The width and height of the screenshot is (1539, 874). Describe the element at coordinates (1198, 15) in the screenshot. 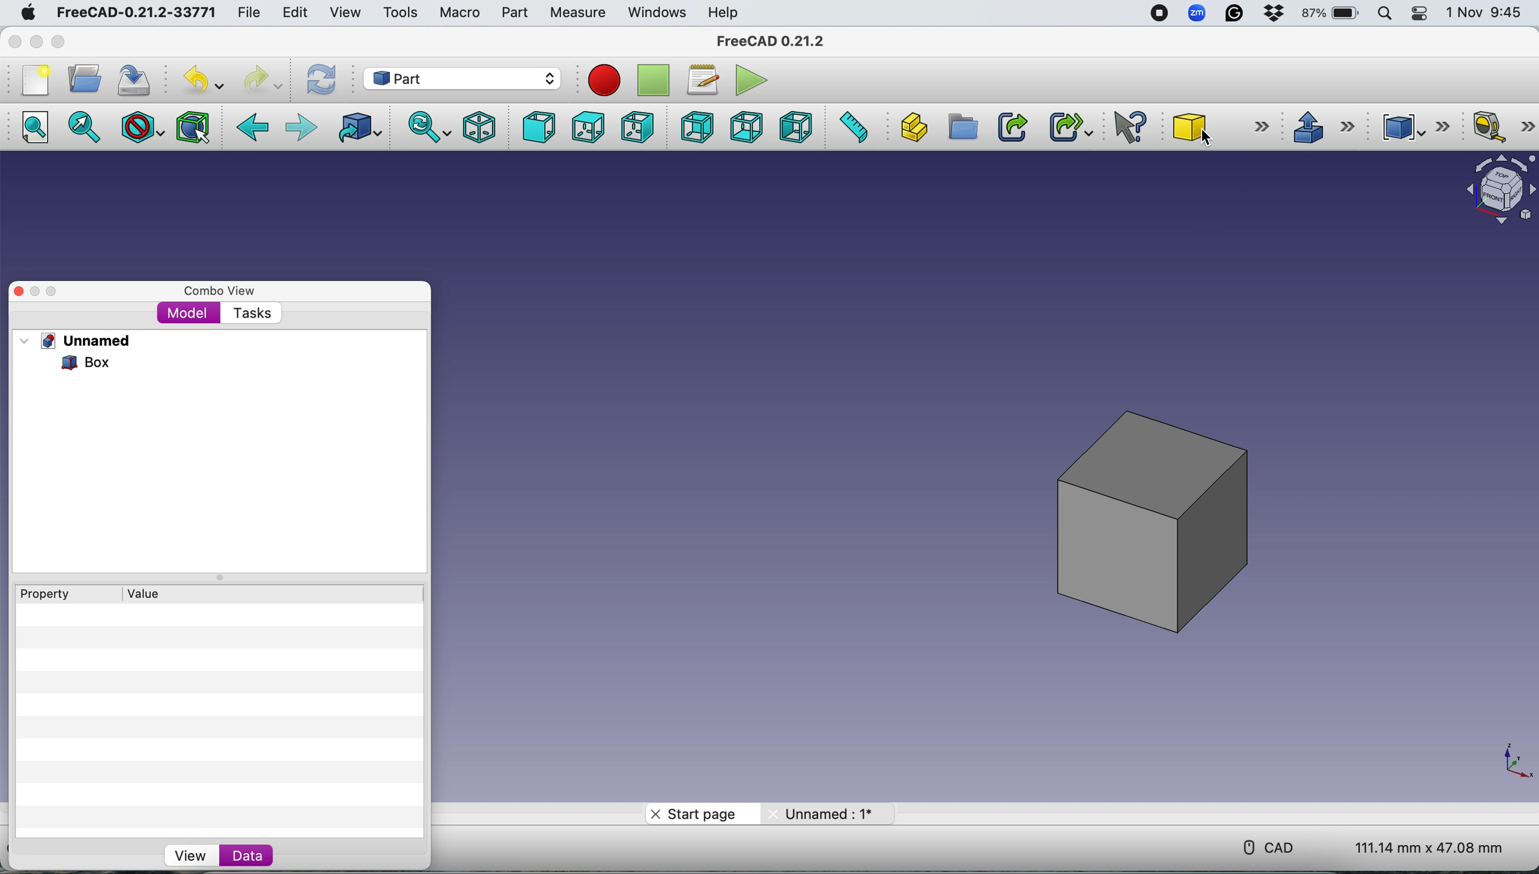

I see `Zoom` at that location.